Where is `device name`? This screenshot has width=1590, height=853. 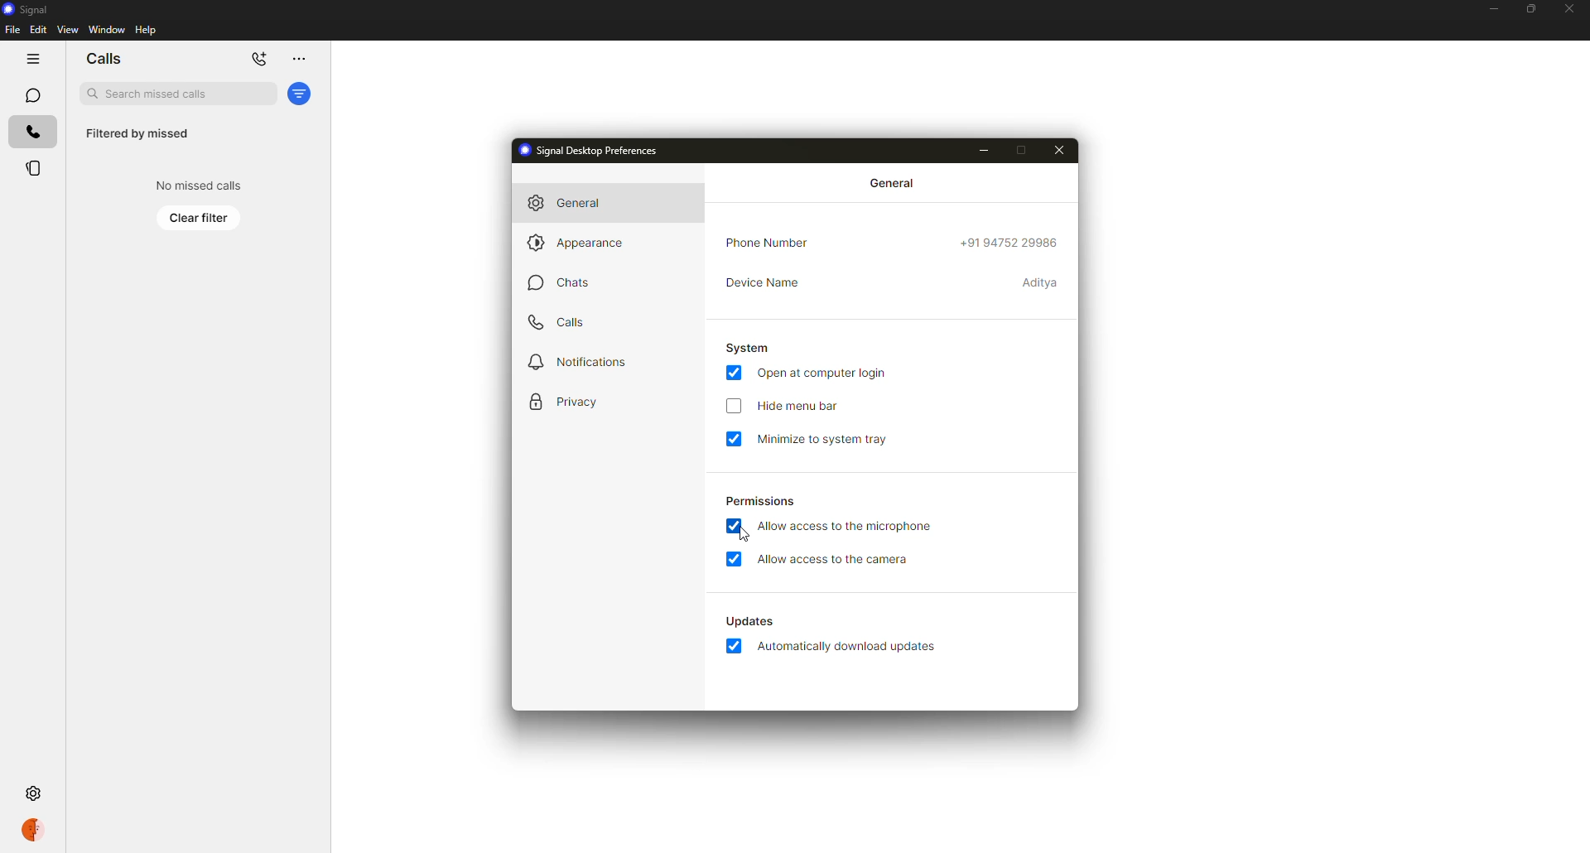
device name is located at coordinates (1041, 282).